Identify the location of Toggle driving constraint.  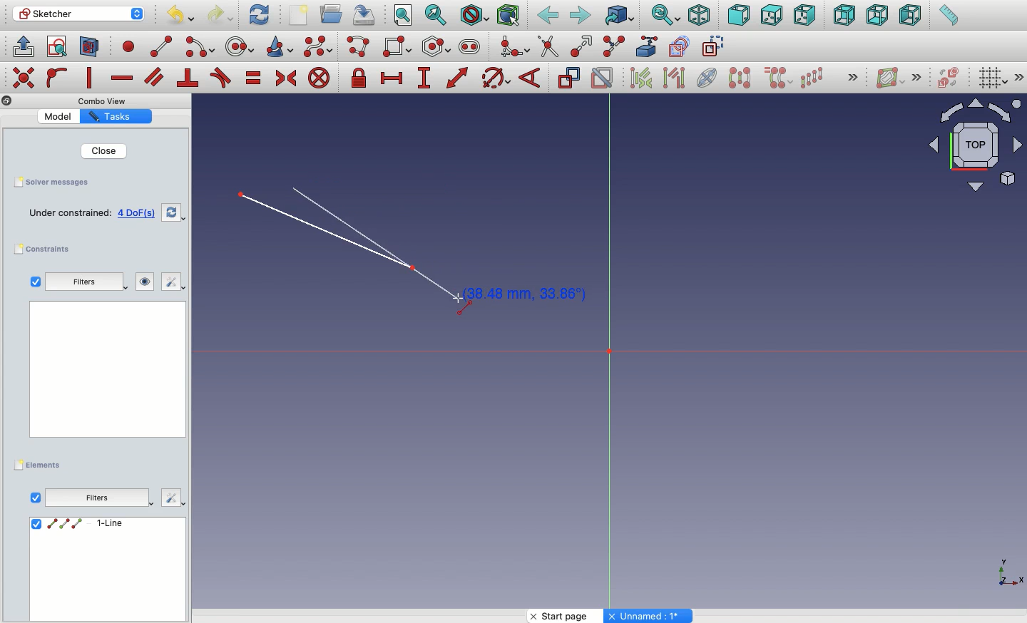
(568, 78).